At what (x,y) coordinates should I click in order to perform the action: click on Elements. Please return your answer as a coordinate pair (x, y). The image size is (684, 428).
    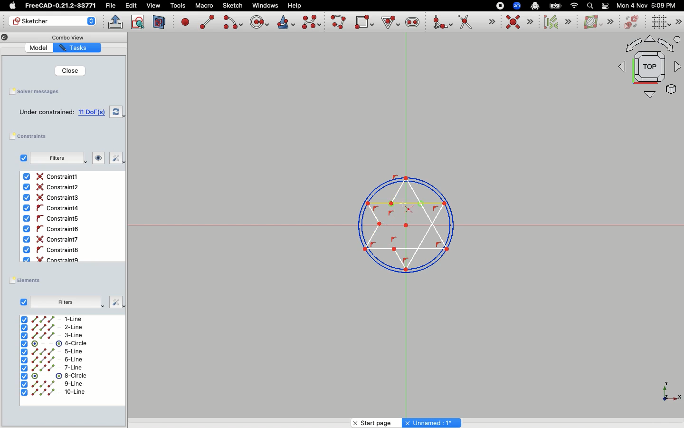
    Looking at the image, I should click on (28, 280).